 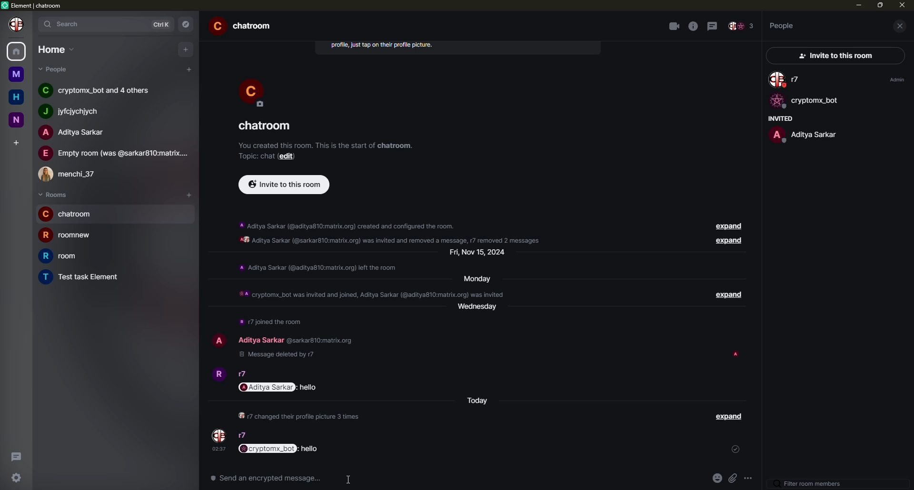 I want to click on emoji, so click(x=701, y=479).